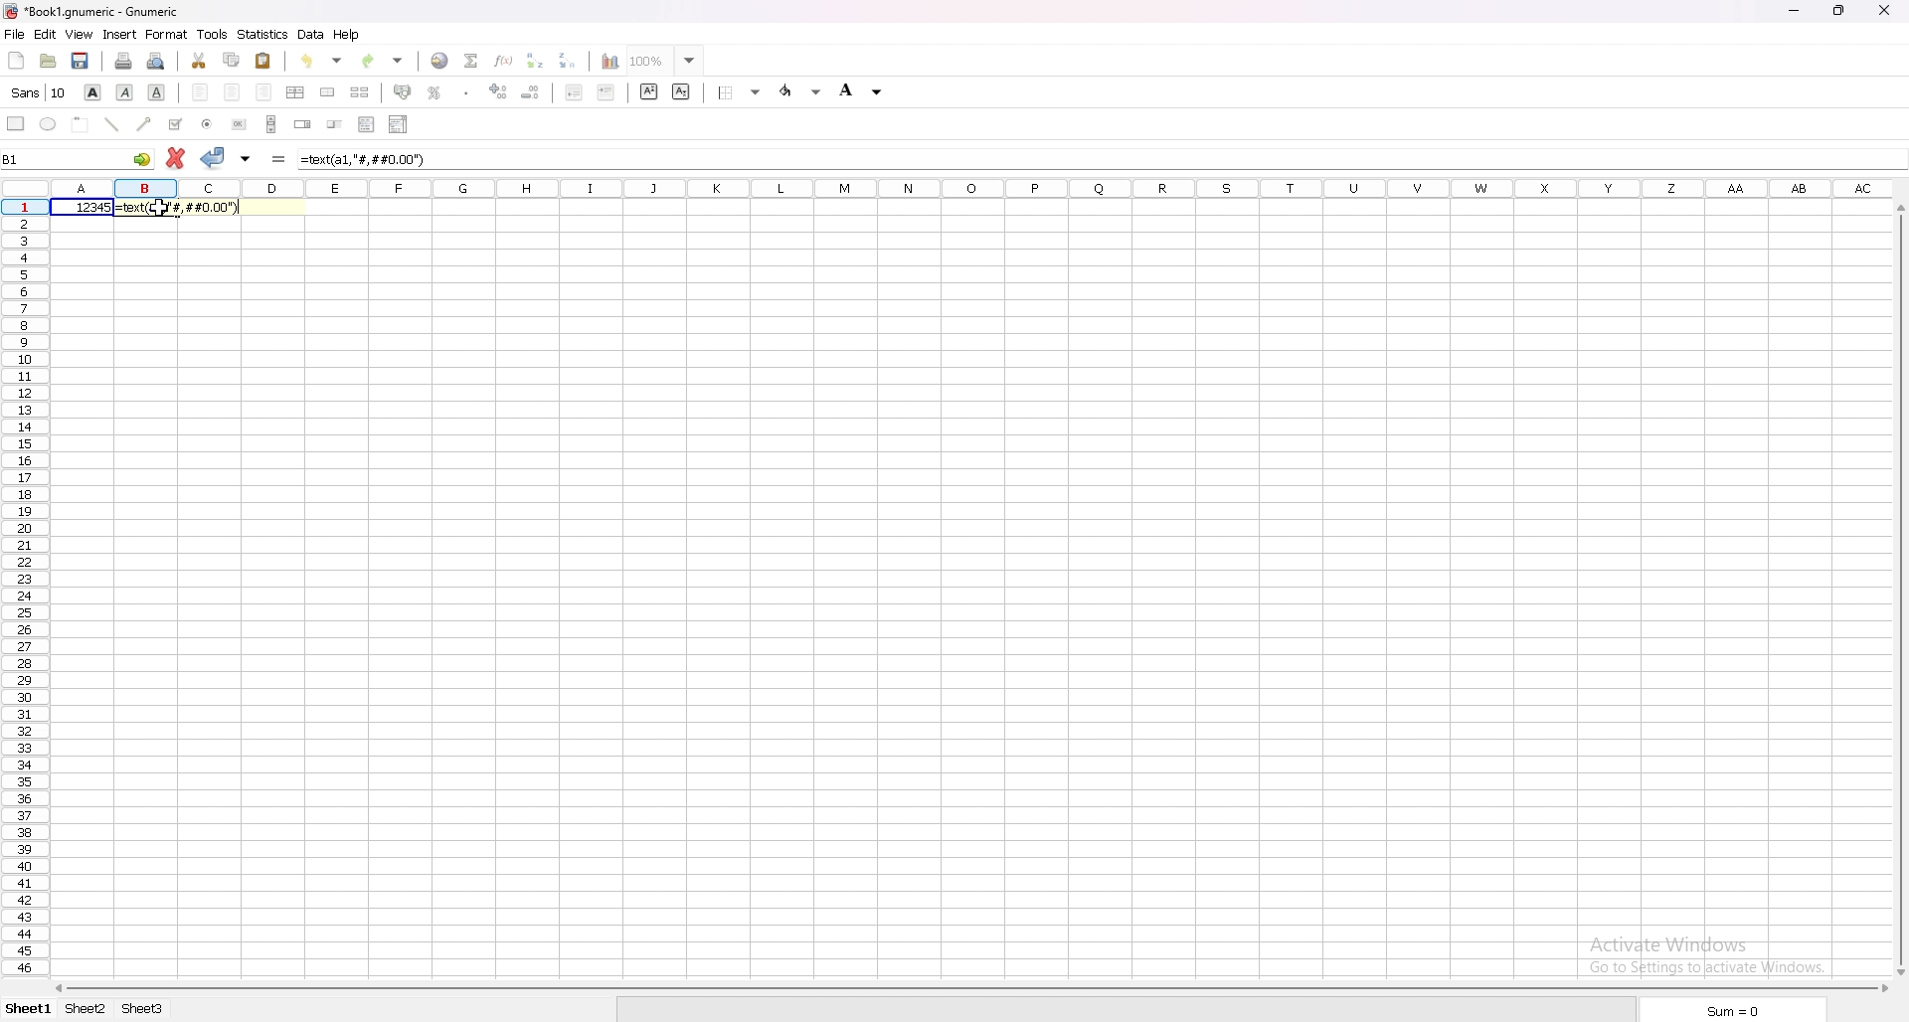 This screenshot has height=1022, width=1909. I want to click on close, so click(1885, 11).